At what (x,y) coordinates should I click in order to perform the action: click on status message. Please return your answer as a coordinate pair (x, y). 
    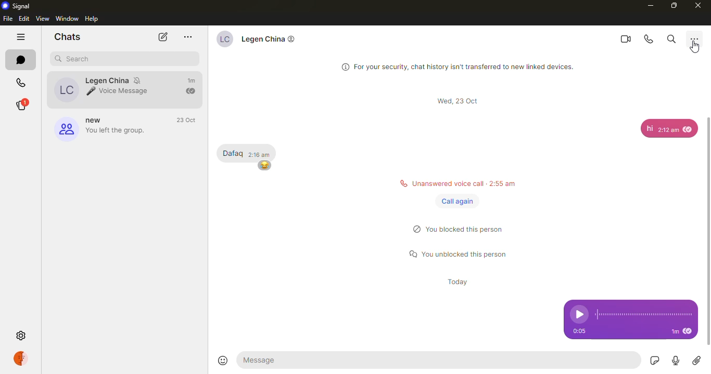
    Looking at the image, I should click on (462, 229).